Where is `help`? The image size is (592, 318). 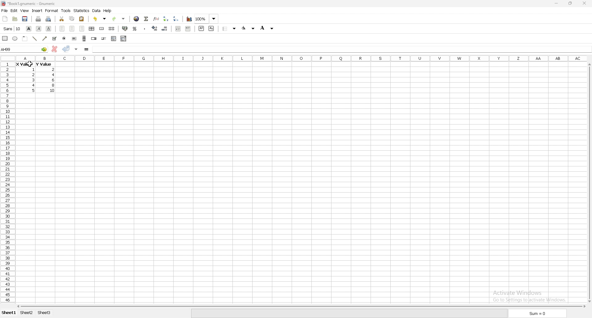 help is located at coordinates (108, 10).